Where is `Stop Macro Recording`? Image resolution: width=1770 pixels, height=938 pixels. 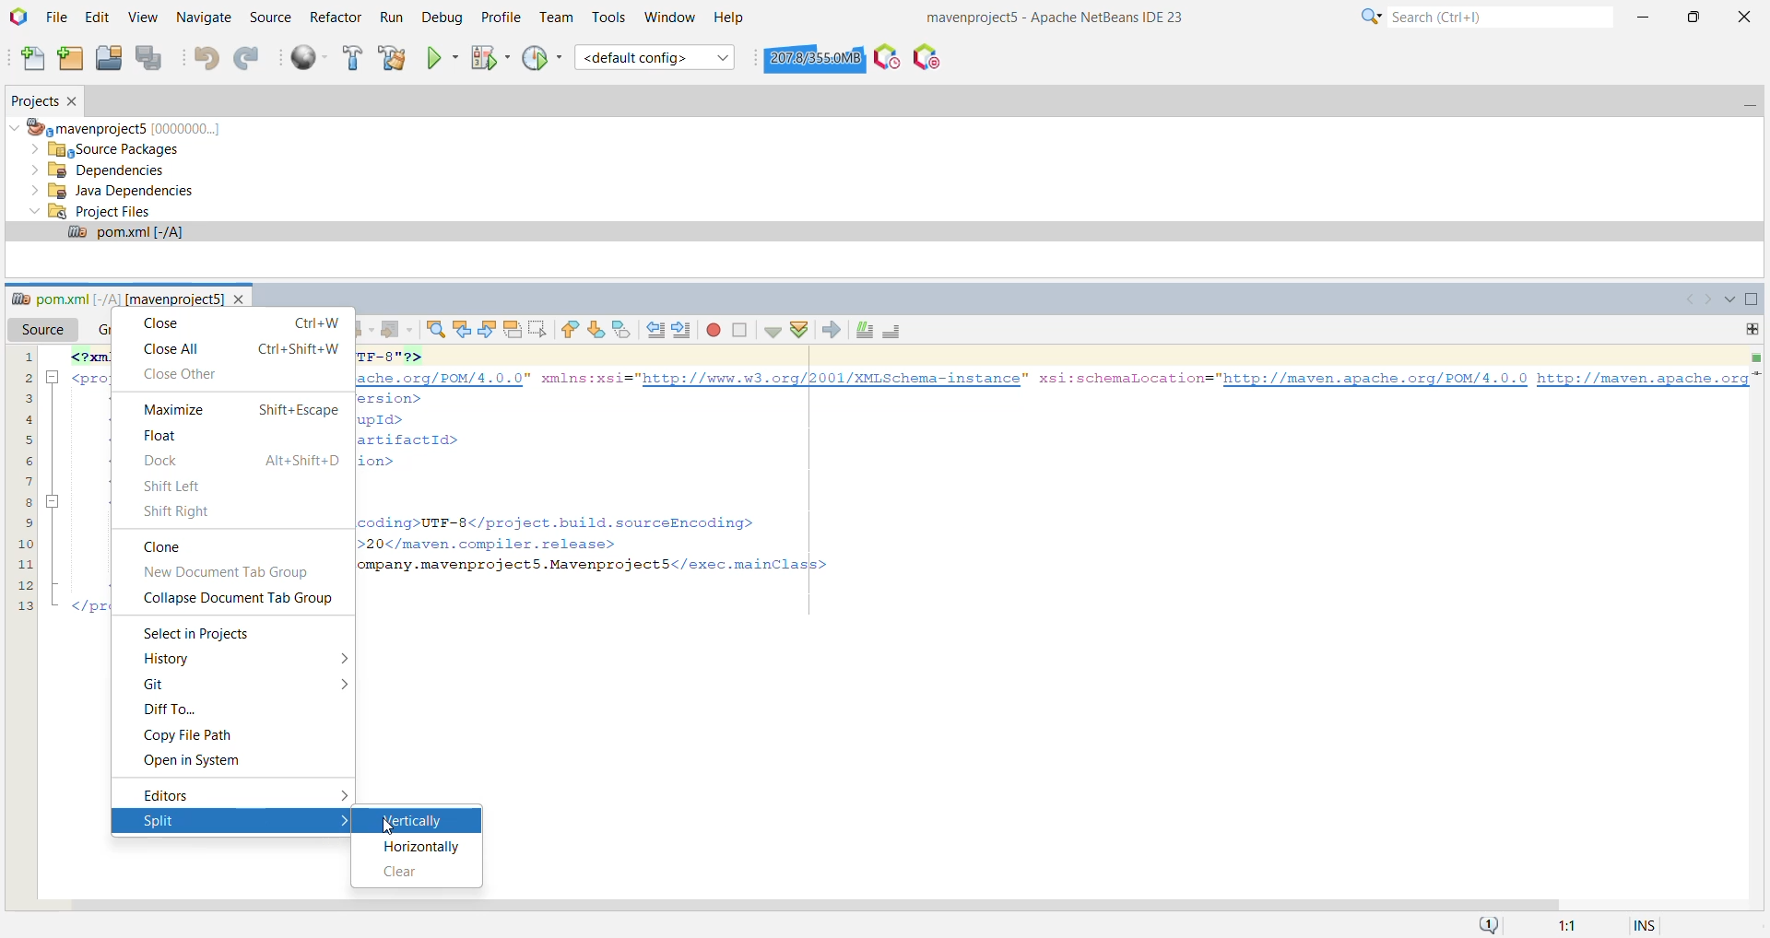
Stop Macro Recording is located at coordinates (740, 331).